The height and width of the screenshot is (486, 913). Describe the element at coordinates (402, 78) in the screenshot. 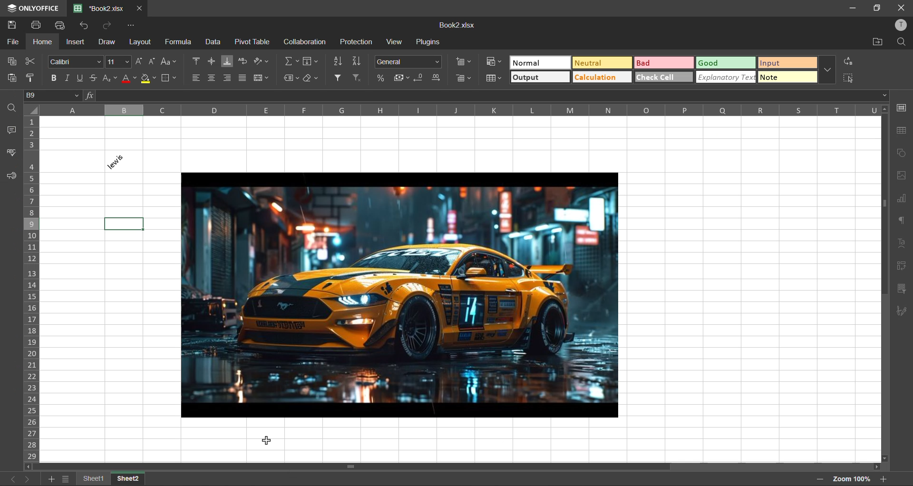

I see `accounting` at that location.